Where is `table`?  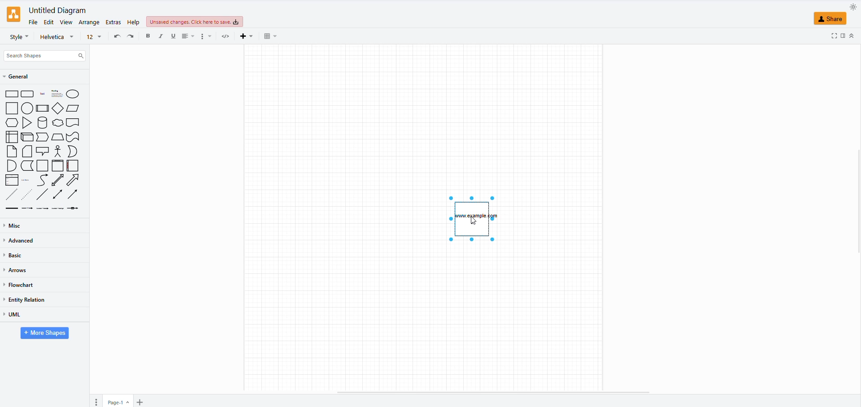
table is located at coordinates (270, 36).